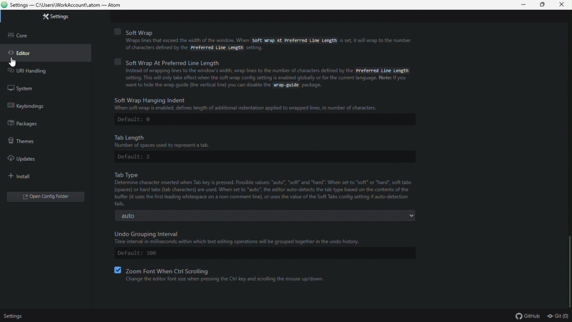  What do you see at coordinates (263, 141) in the screenshot?
I see `Tab Length
Number of spaces used to represent a tab.` at bounding box center [263, 141].